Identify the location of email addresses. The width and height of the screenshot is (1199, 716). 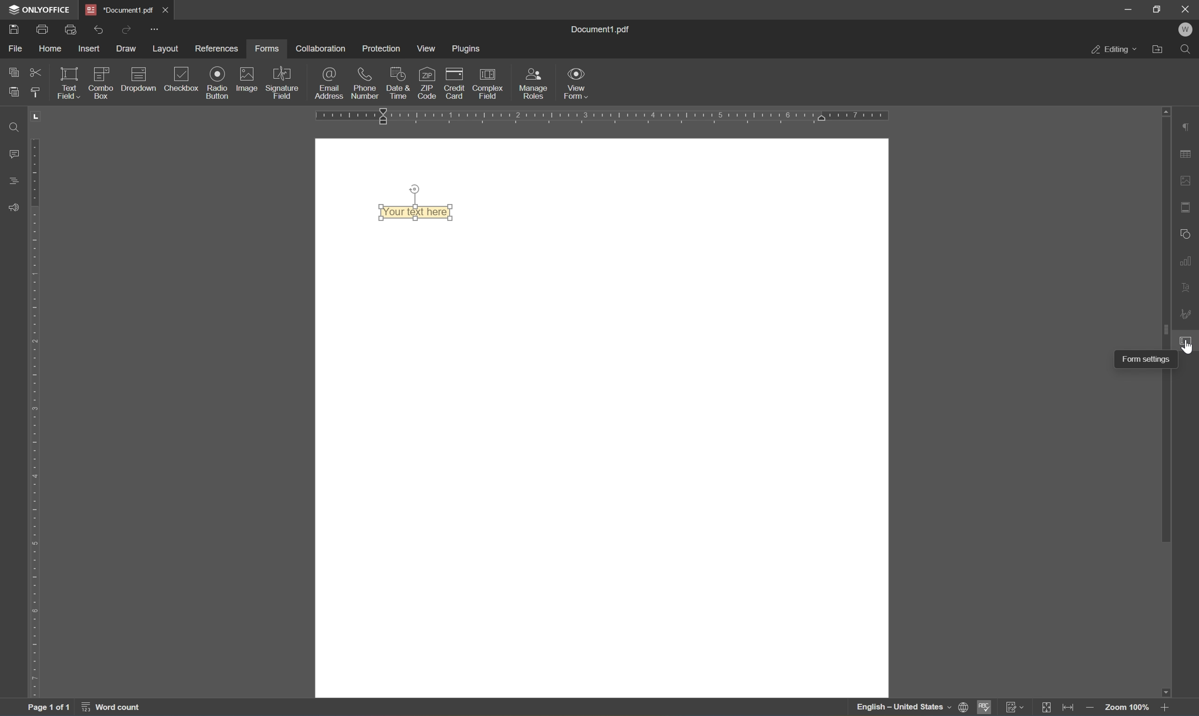
(330, 83).